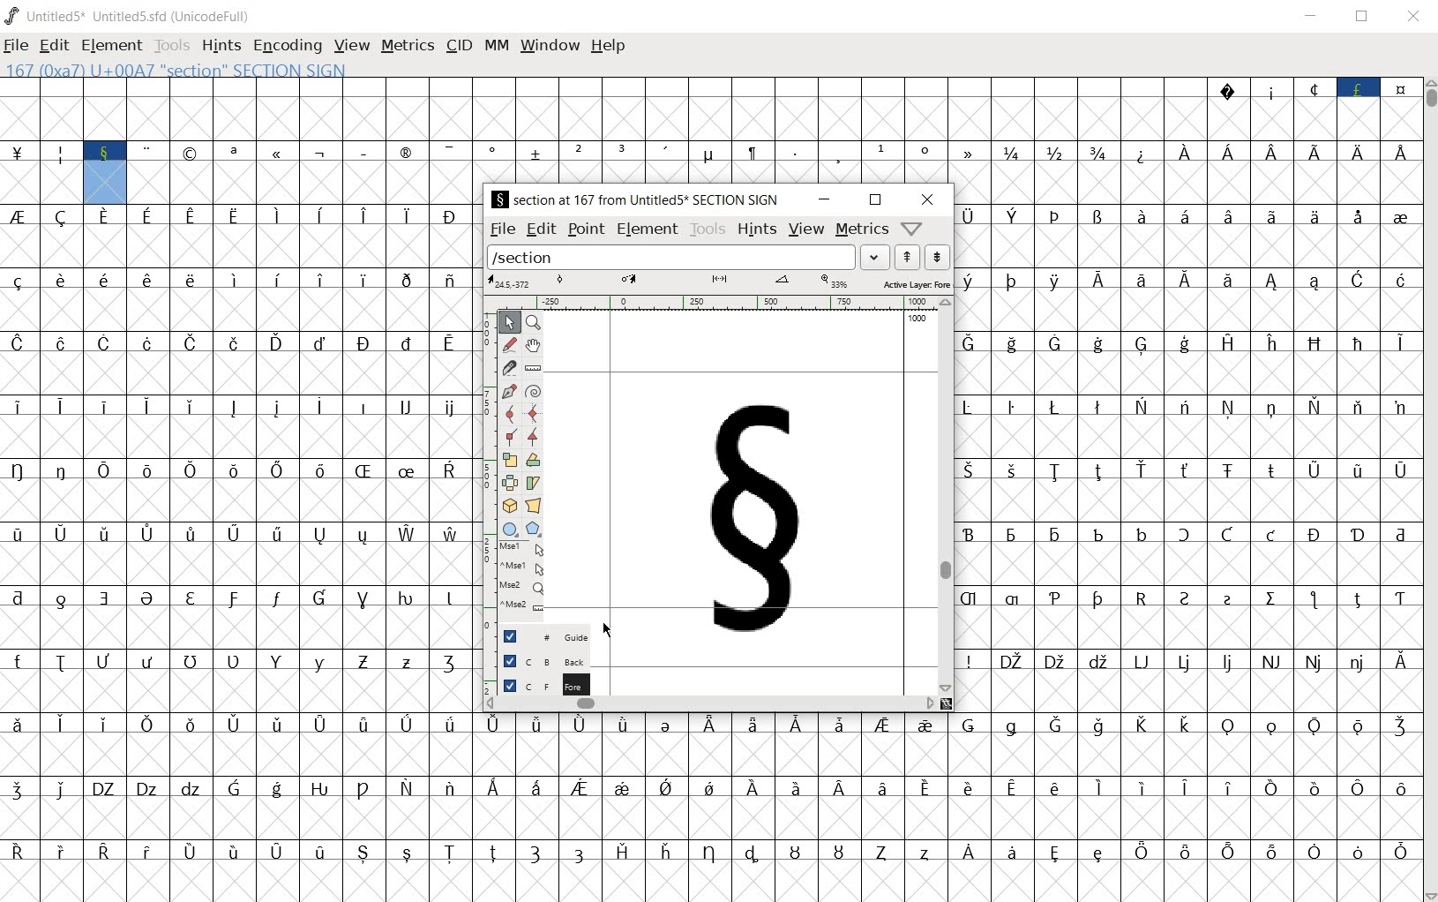  I want to click on empty cells, so click(42, 184).